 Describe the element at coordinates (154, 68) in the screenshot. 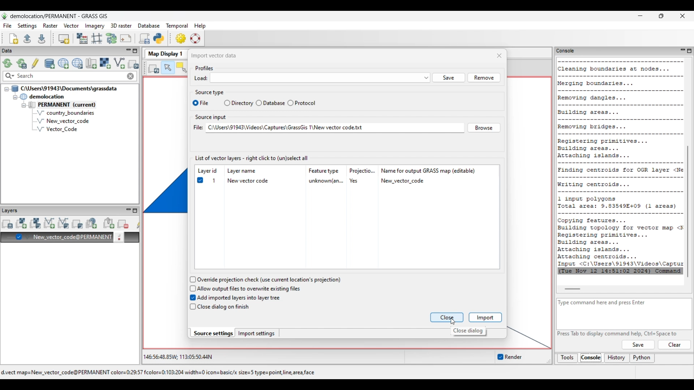

I see `Render map` at that location.